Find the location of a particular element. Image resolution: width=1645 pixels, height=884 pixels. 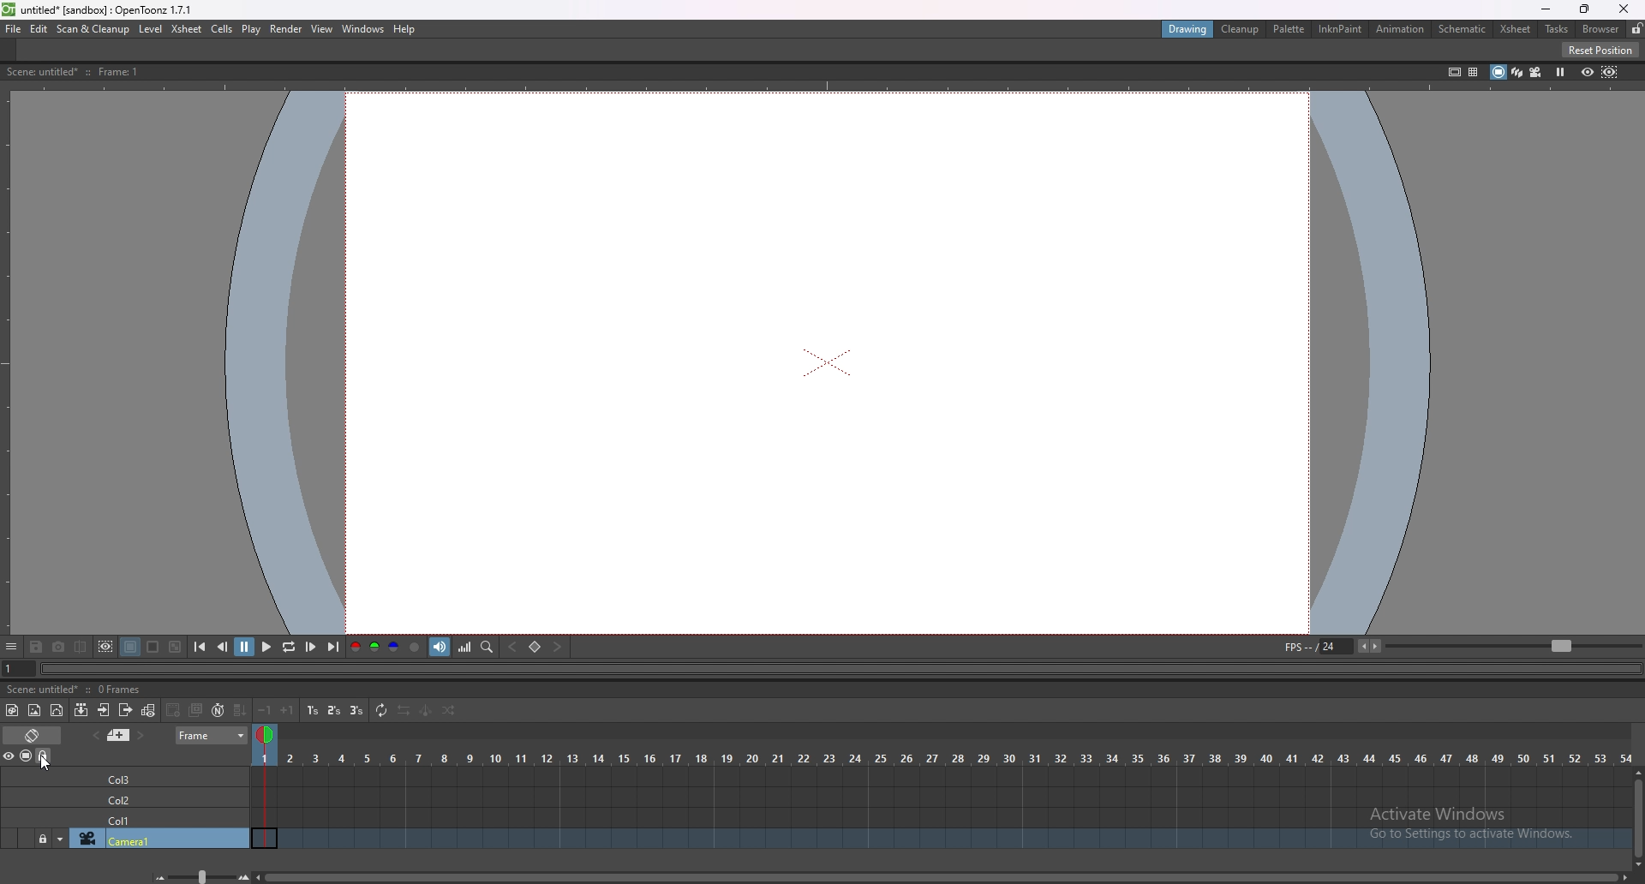

auto input cell number is located at coordinates (218, 710).